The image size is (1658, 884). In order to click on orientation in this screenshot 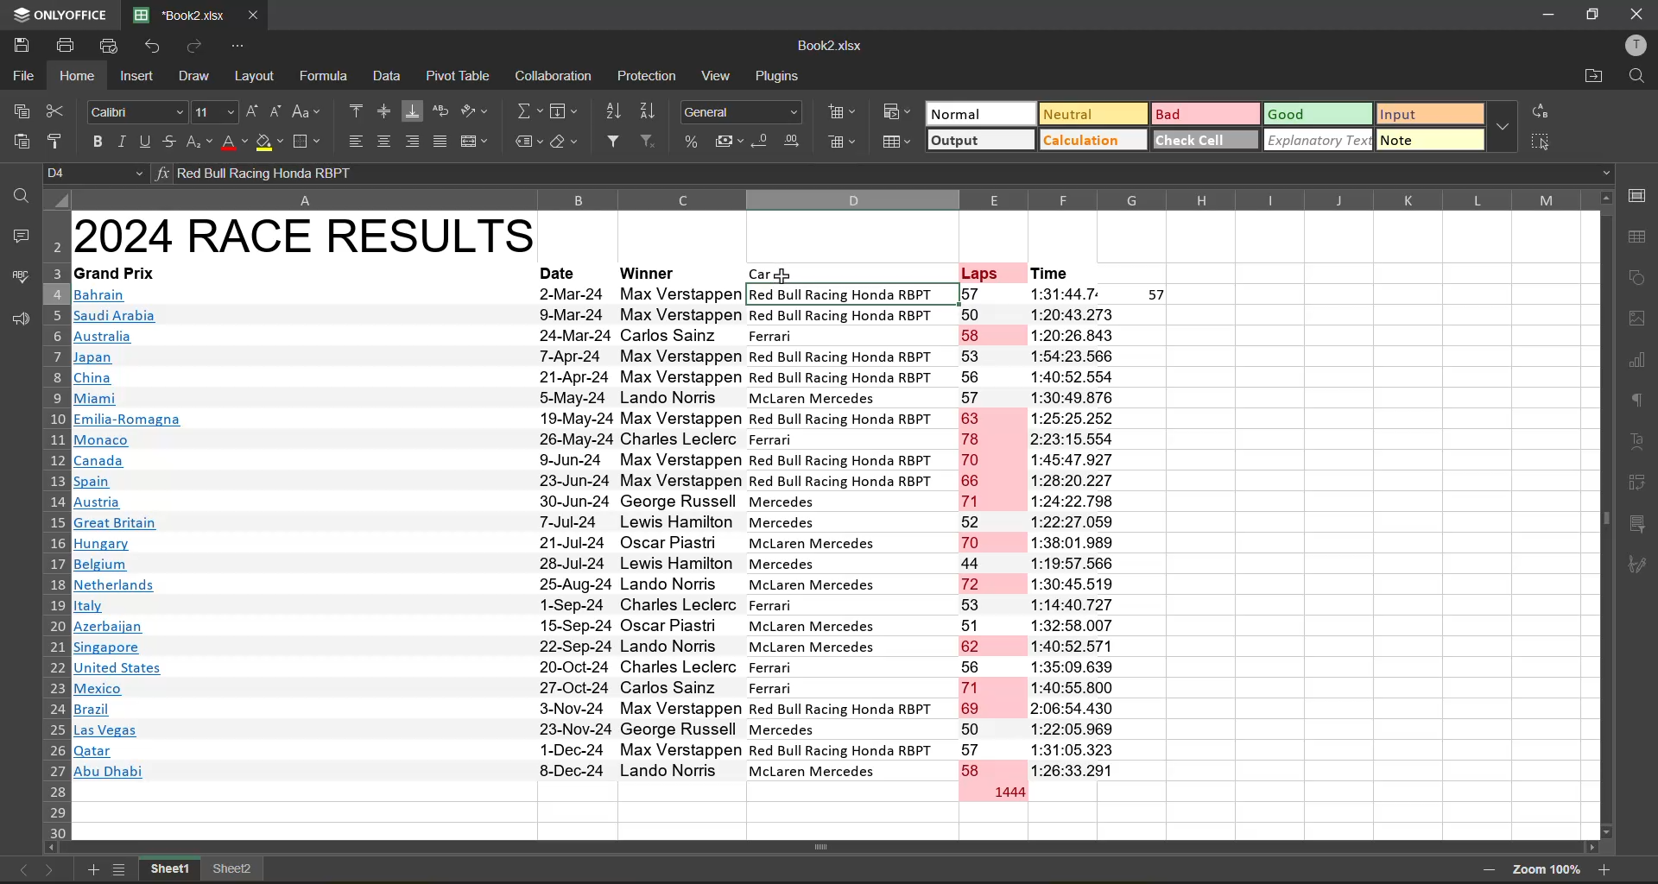, I will do `click(471, 111)`.